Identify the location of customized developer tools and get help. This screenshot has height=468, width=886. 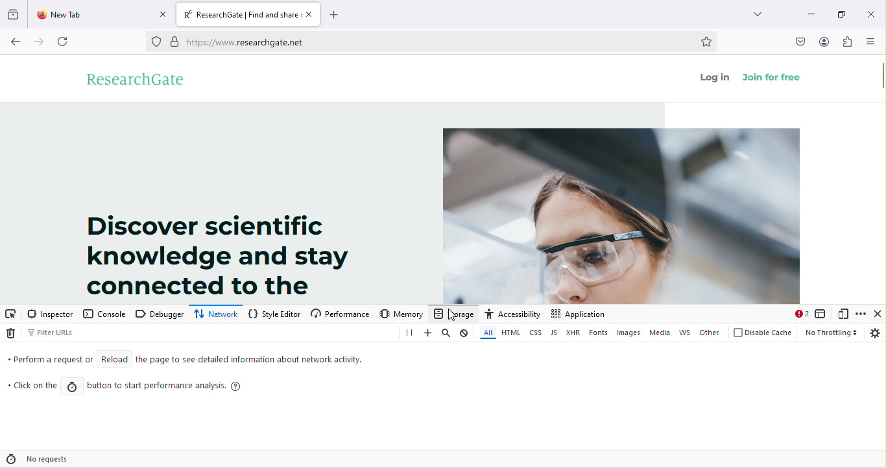
(861, 314).